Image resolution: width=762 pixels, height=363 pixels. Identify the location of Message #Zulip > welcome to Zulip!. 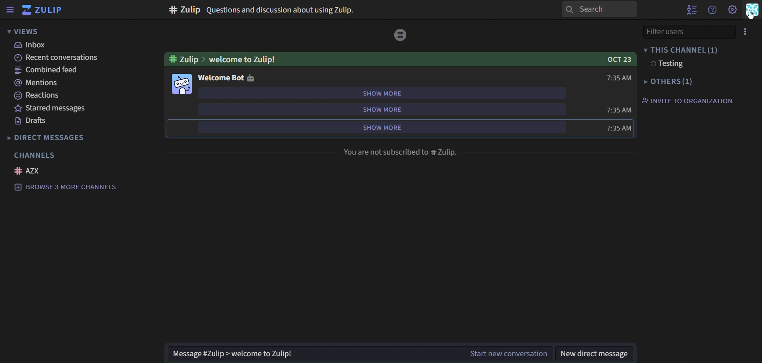
(233, 352).